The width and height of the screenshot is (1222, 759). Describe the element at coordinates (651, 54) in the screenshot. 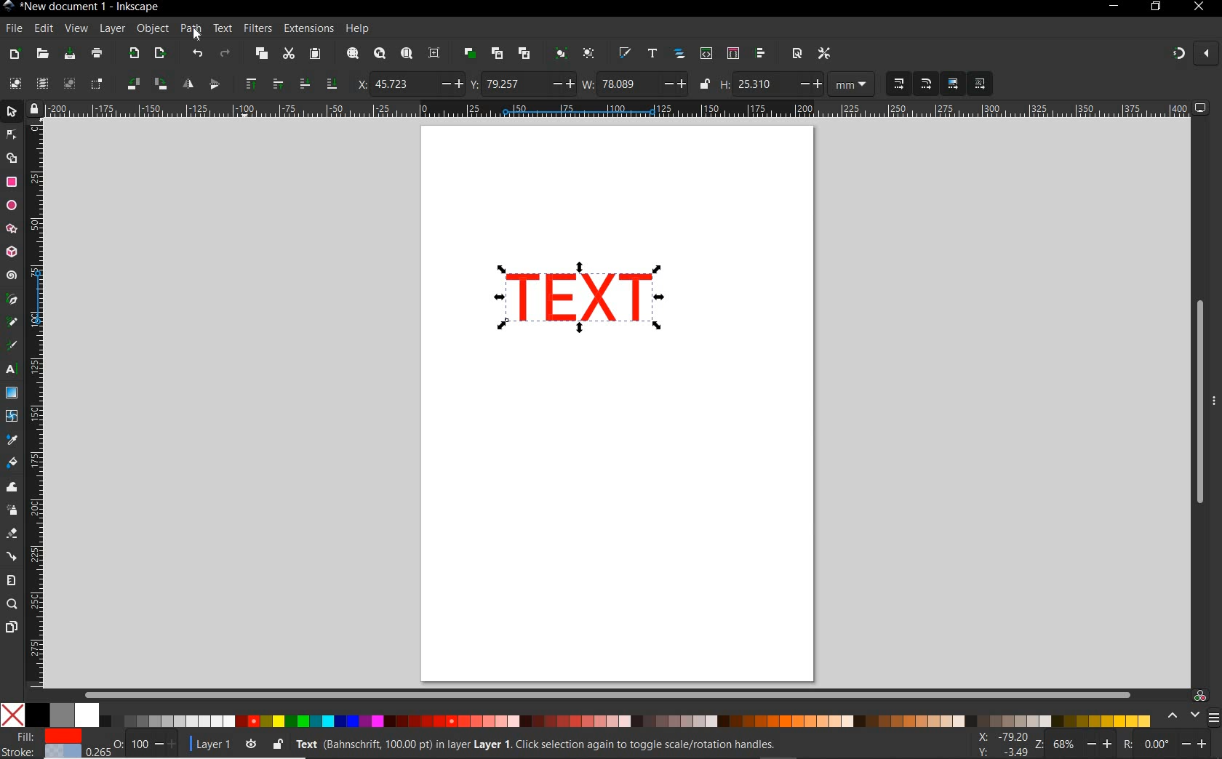

I see `OPEN TEXT` at that location.